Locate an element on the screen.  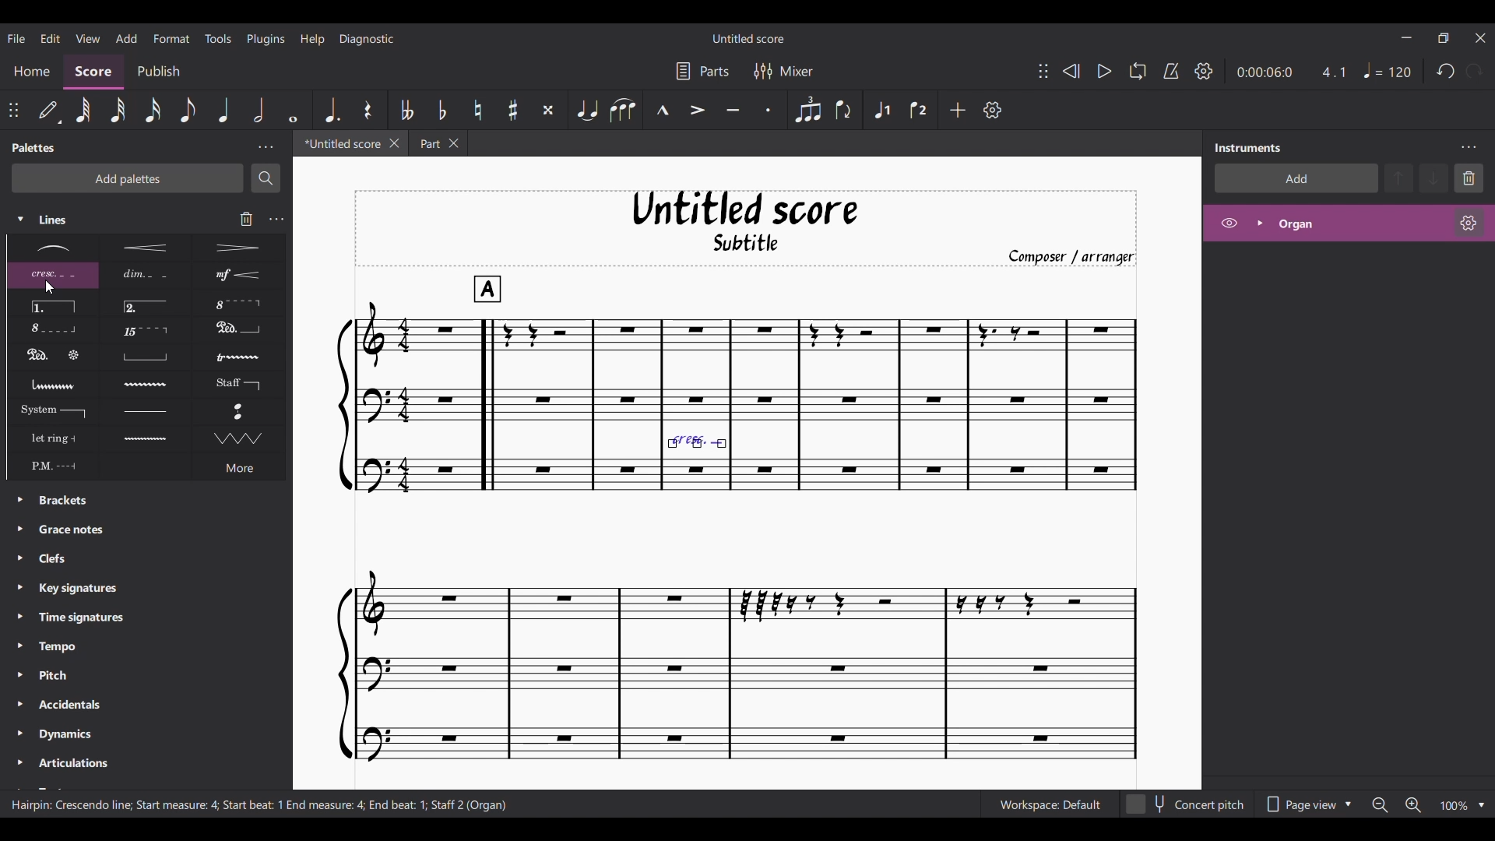
Search is located at coordinates (266, 179).